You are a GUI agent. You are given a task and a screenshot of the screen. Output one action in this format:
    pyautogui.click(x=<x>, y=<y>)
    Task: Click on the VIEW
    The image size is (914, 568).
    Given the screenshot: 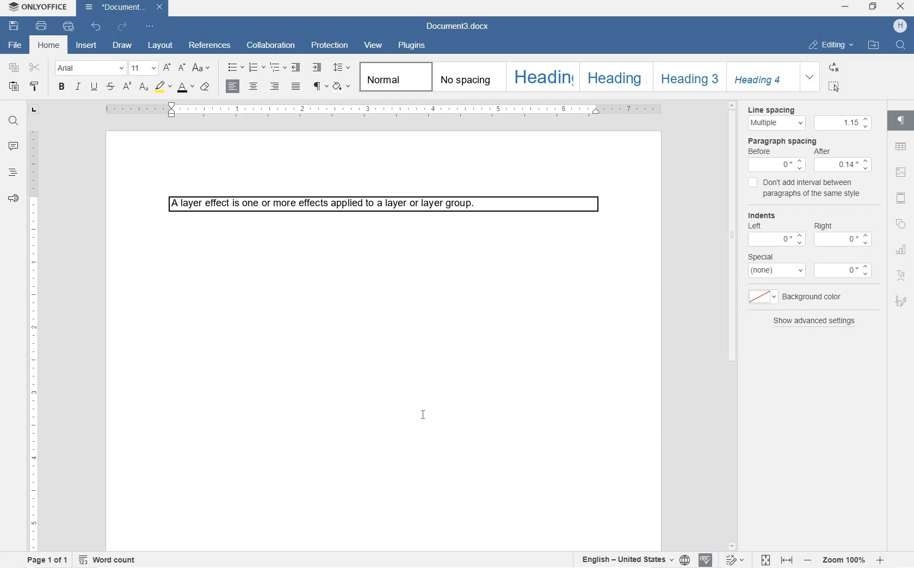 What is the action you would take?
    pyautogui.click(x=374, y=45)
    